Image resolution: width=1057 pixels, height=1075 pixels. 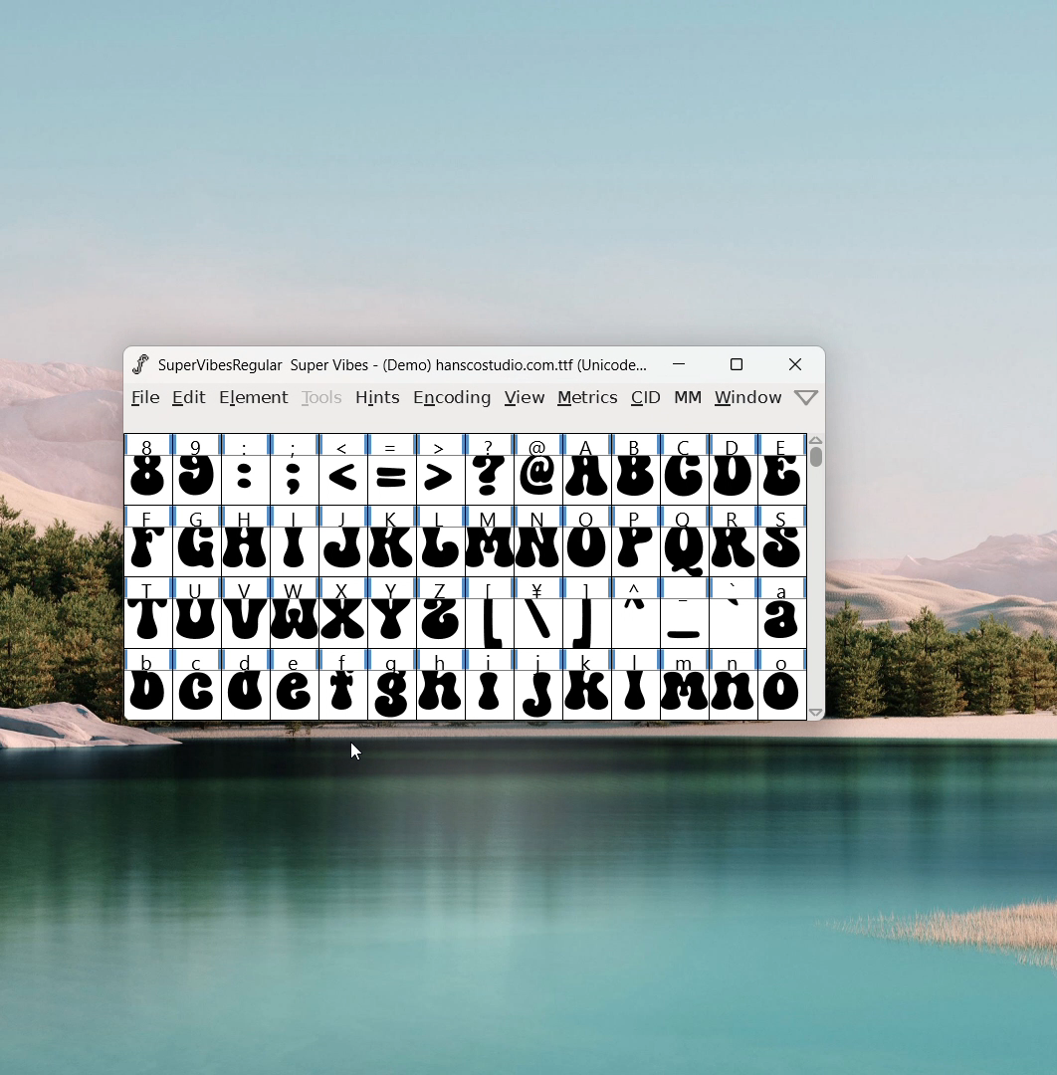 What do you see at coordinates (735, 469) in the screenshot?
I see `D` at bounding box center [735, 469].